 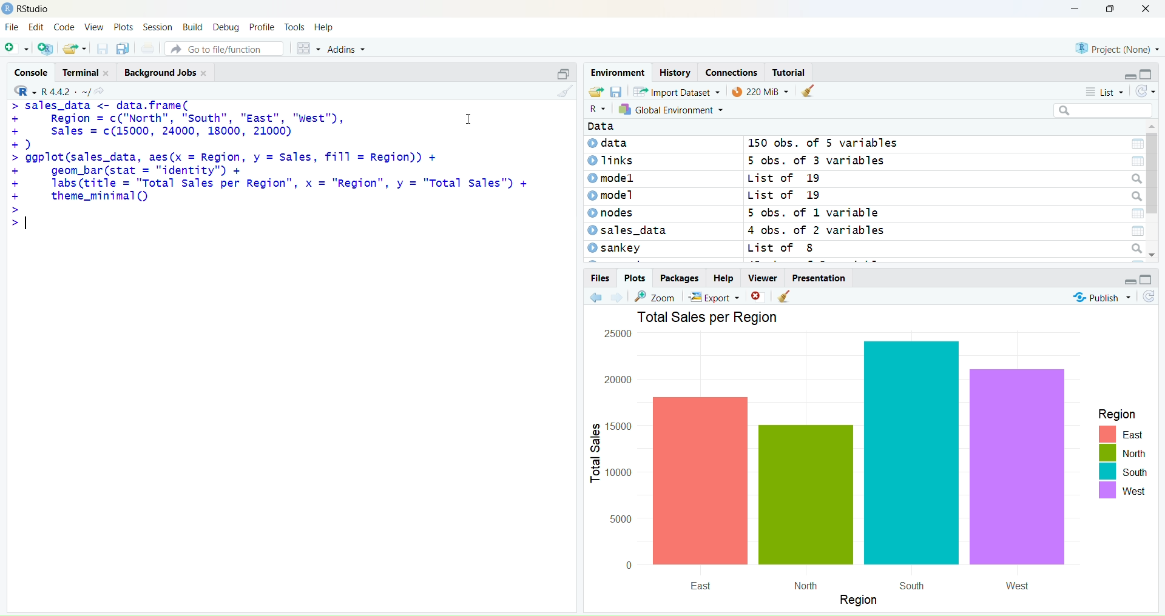 What do you see at coordinates (31, 7) in the screenshot?
I see `) RStudio` at bounding box center [31, 7].